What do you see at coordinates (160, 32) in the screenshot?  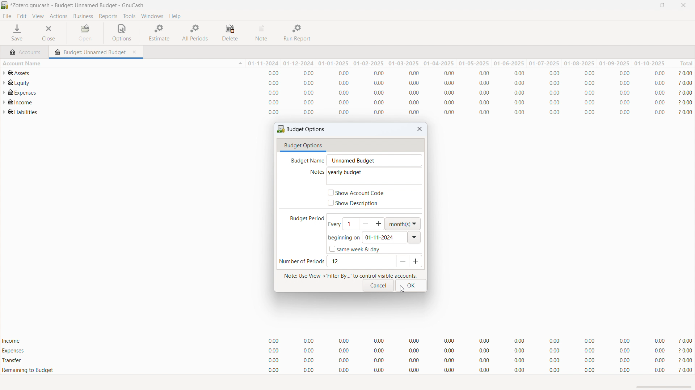 I see `estimate` at bounding box center [160, 32].